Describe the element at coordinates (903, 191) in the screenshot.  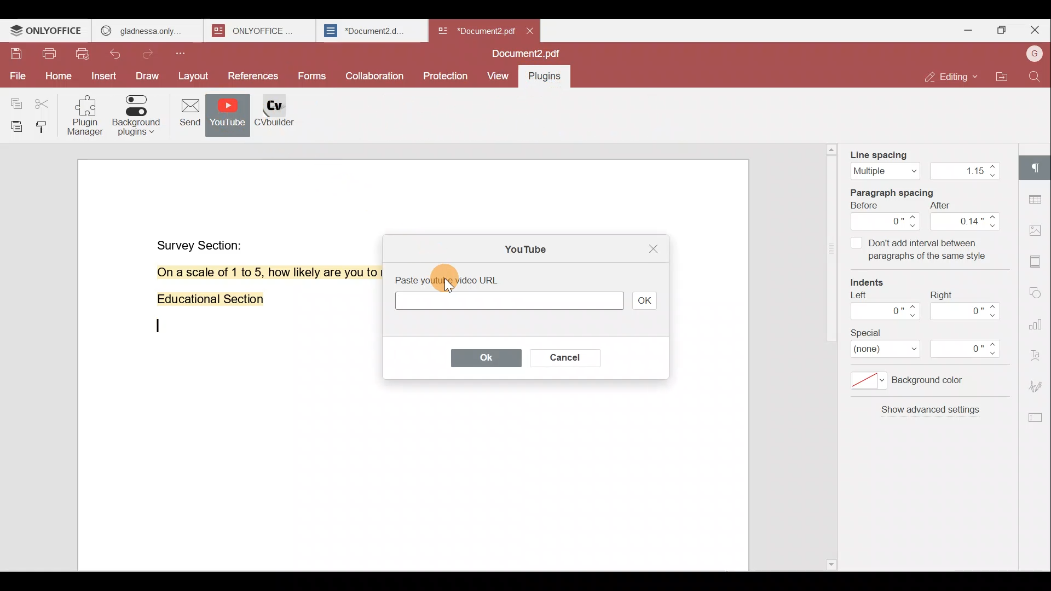
I see `Paragraph spacing` at that location.